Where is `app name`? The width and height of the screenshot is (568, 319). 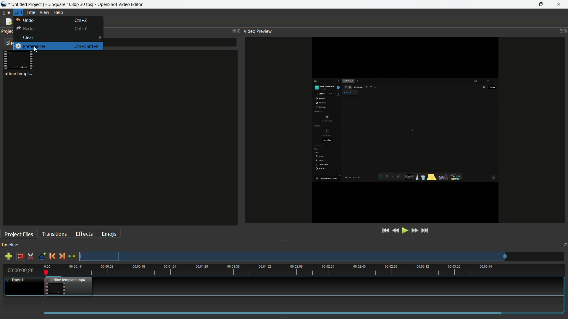
app name is located at coordinates (120, 4).